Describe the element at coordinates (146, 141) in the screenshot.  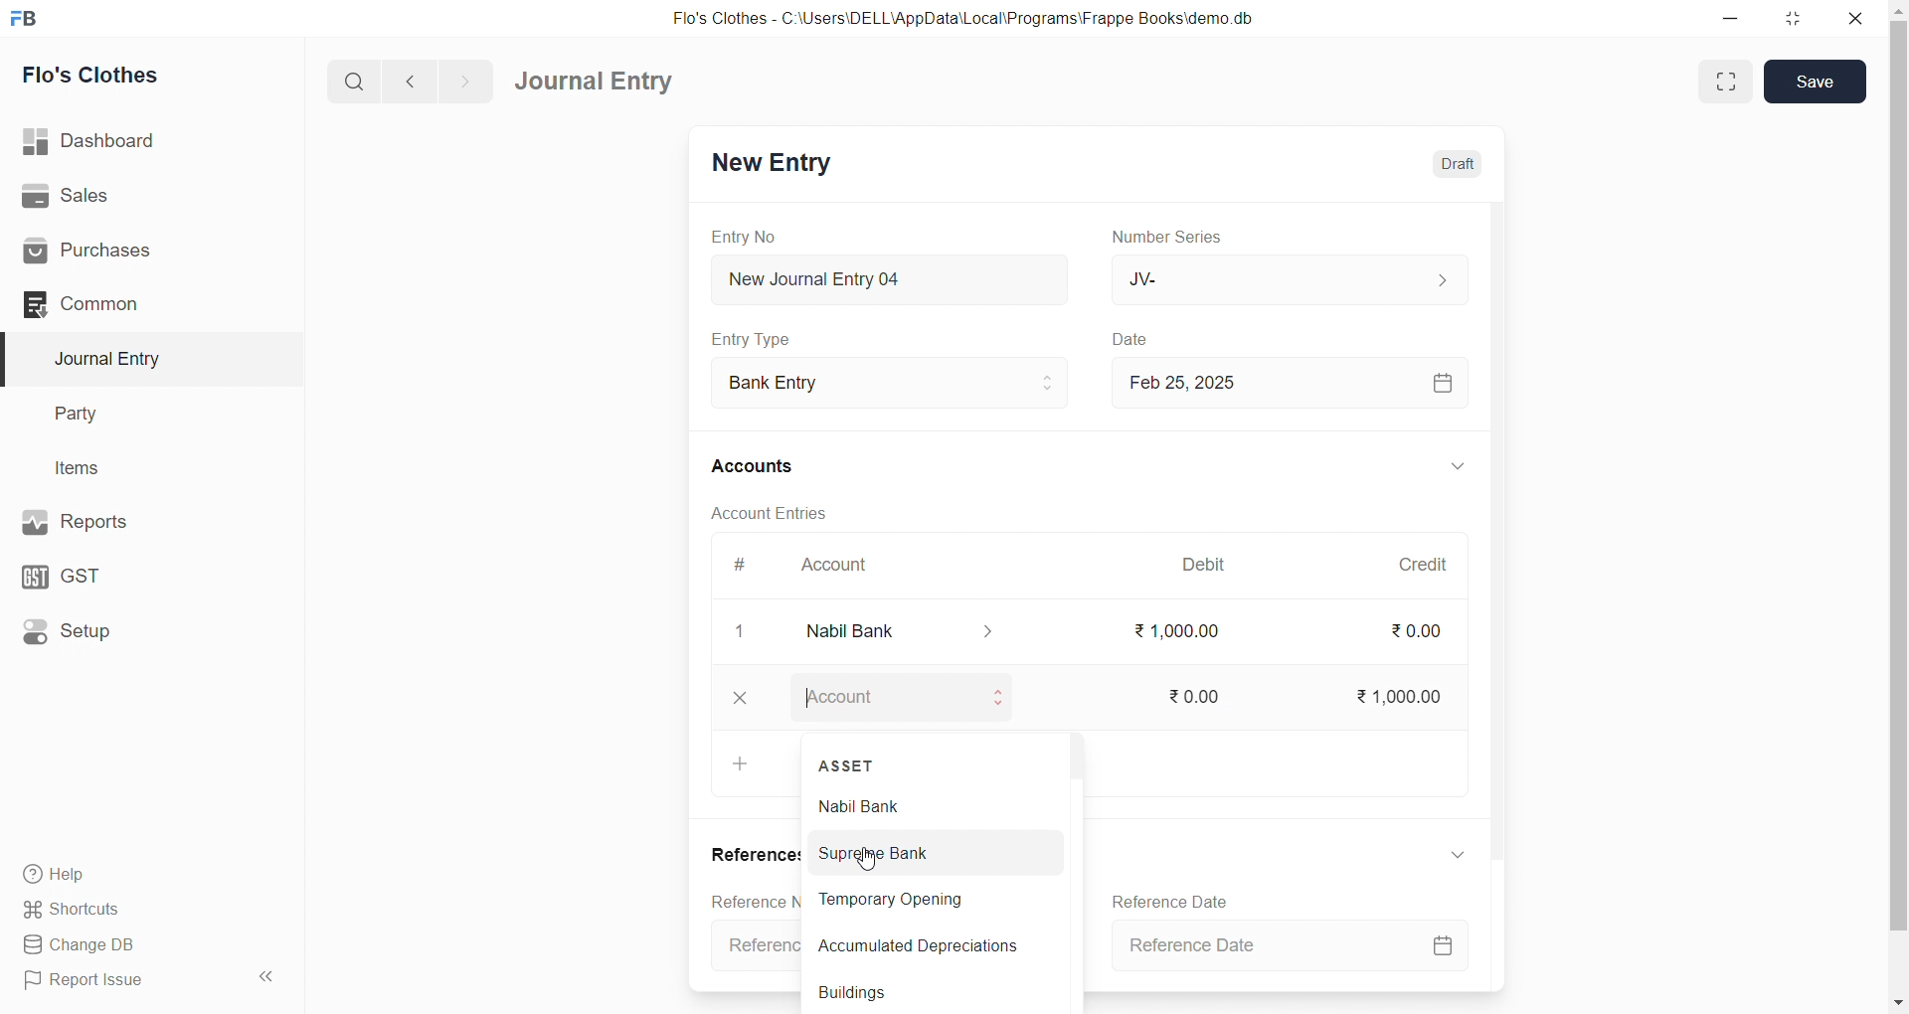
I see `Dashboard` at that location.